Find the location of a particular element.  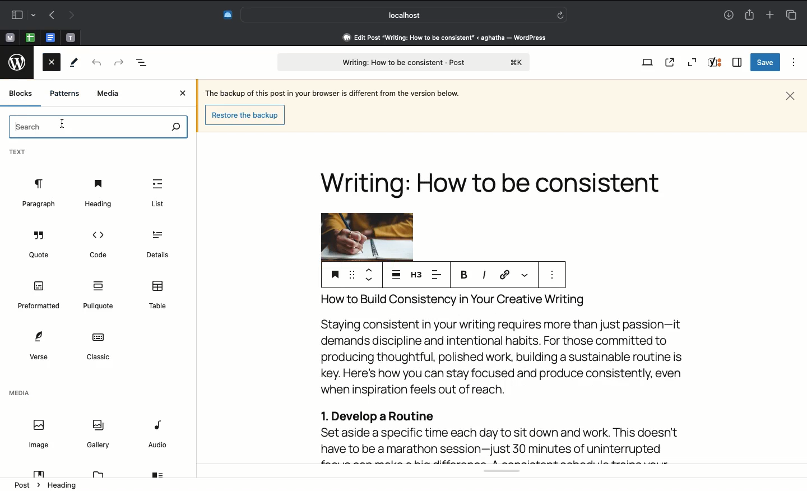

Yoast is located at coordinates (716, 63).